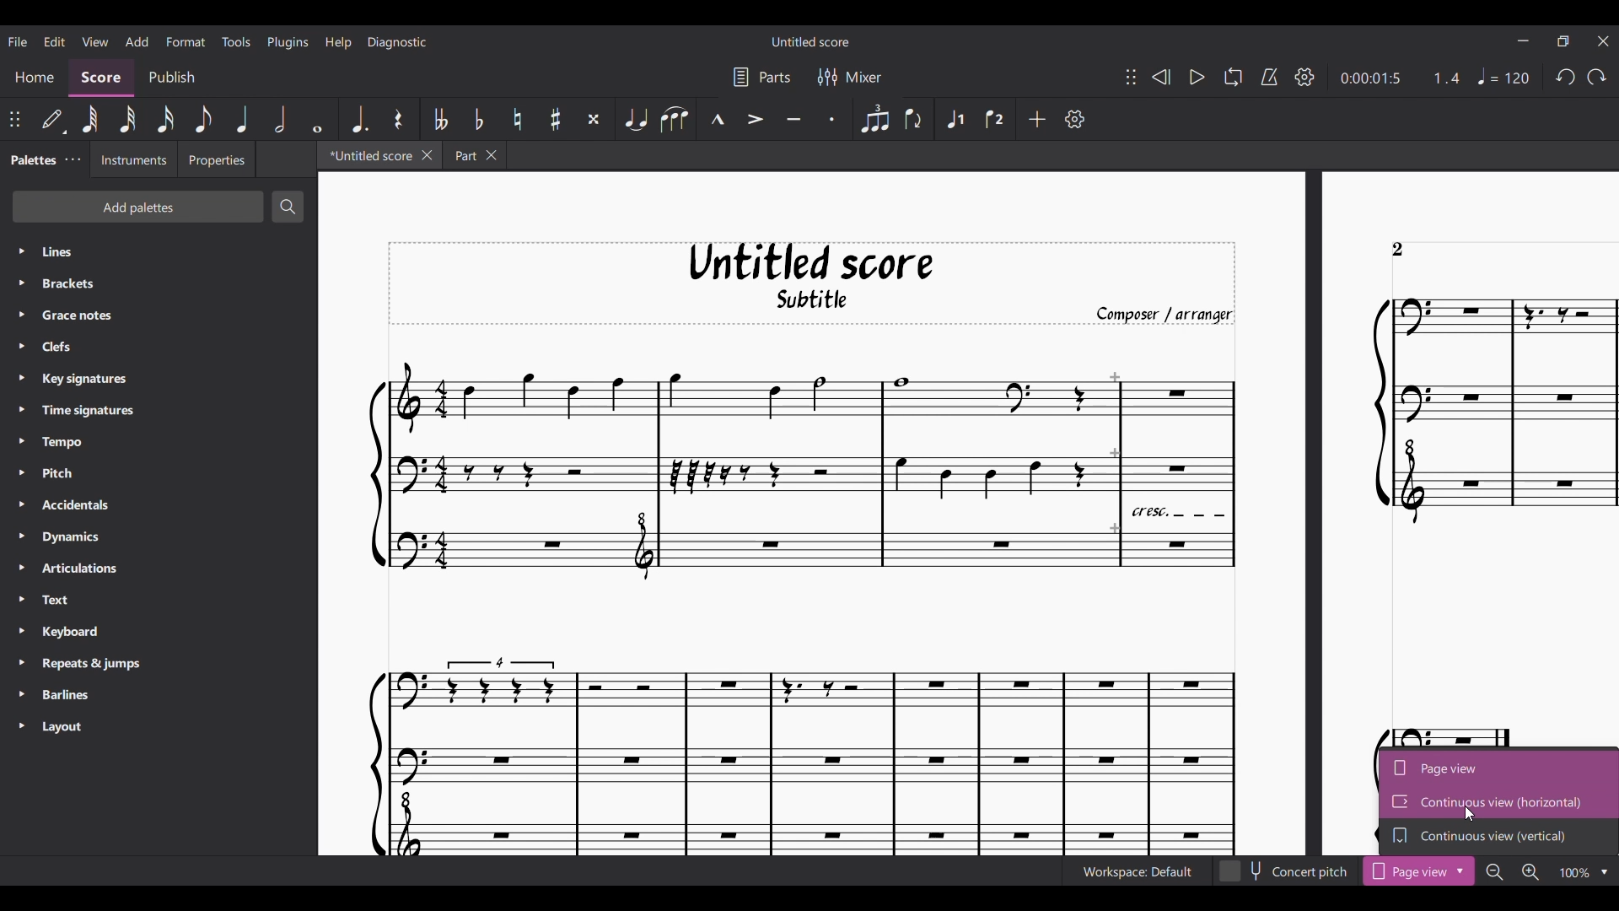  I want to click on Current ratio and duration, so click(1401, 78).